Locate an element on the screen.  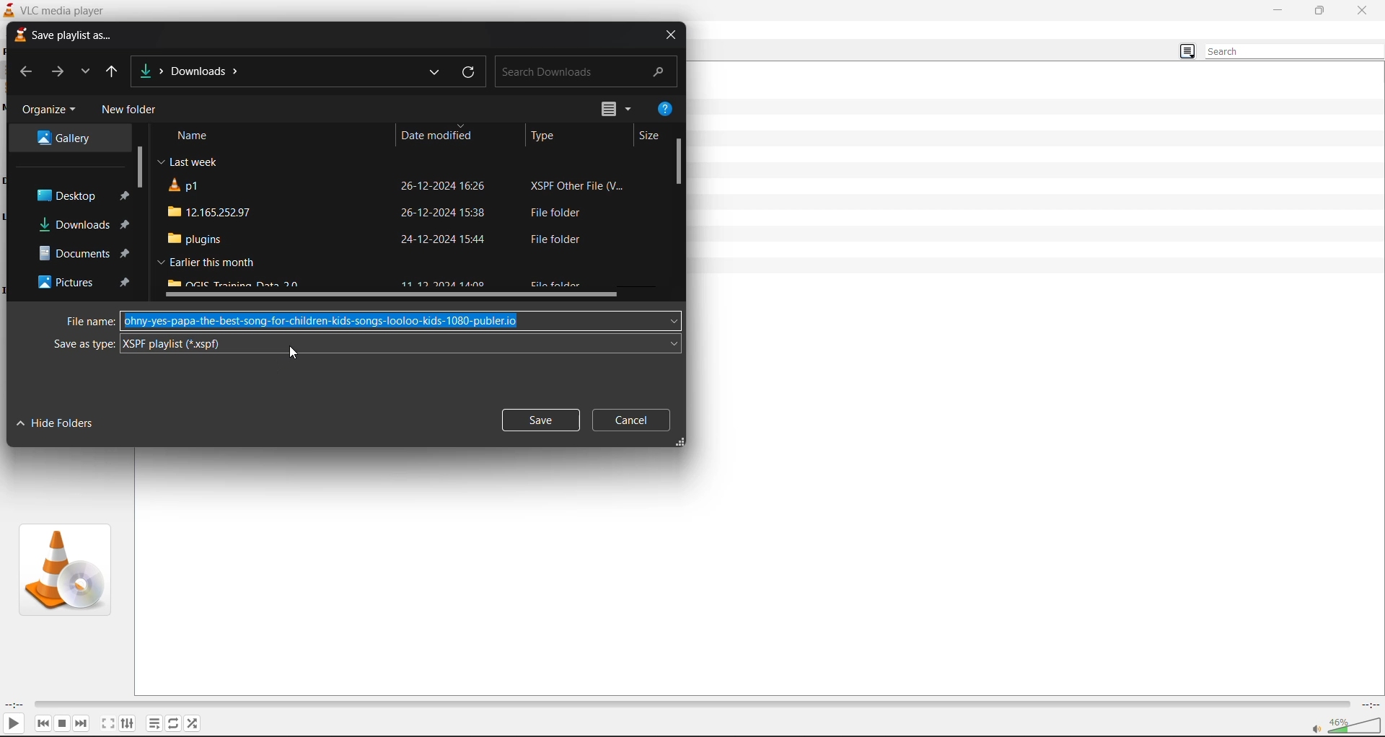
maximize is located at coordinates (1319, 12).